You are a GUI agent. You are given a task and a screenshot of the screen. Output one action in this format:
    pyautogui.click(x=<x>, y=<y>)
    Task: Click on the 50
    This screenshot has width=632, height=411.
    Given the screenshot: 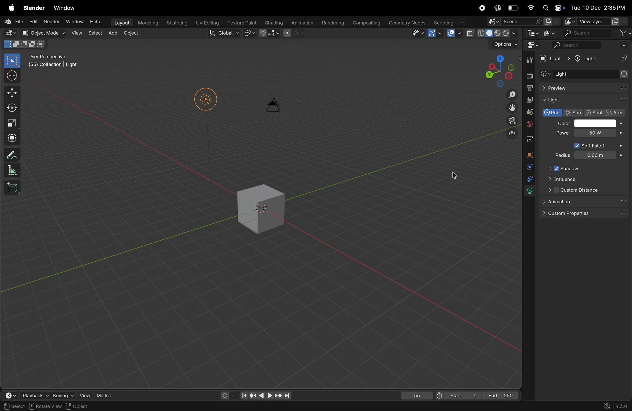 What is the action you would take?
    pyautogui.click(x=583, y=132)
    